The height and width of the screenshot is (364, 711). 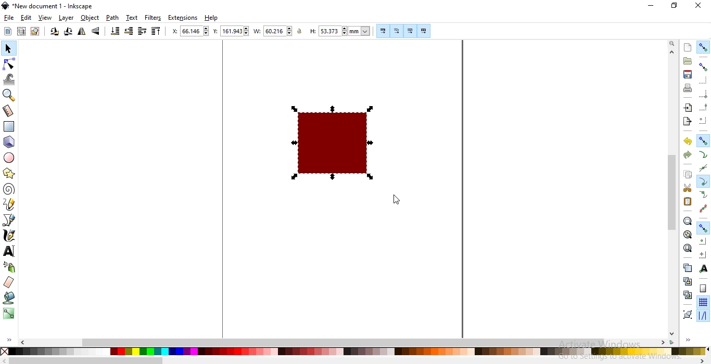 I want to click on scale thestoke width by the same proportion, so click(x=382, y=31).